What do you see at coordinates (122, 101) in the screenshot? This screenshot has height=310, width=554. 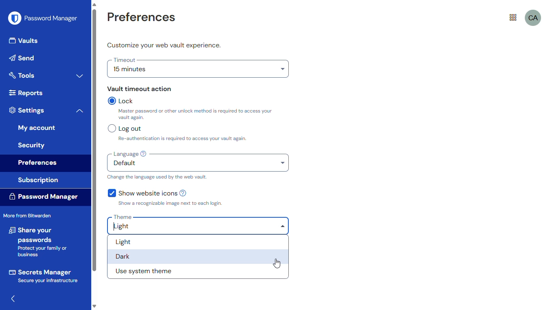 I see `lock` at bounding box center [122, 101].